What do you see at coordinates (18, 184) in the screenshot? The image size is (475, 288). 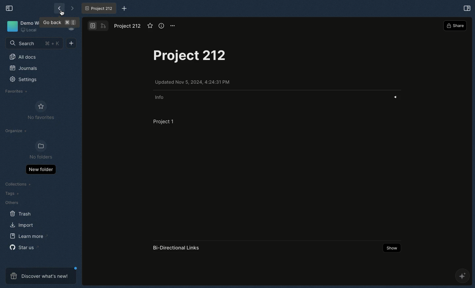 I see `Collections` at bounding box center [18, 184].